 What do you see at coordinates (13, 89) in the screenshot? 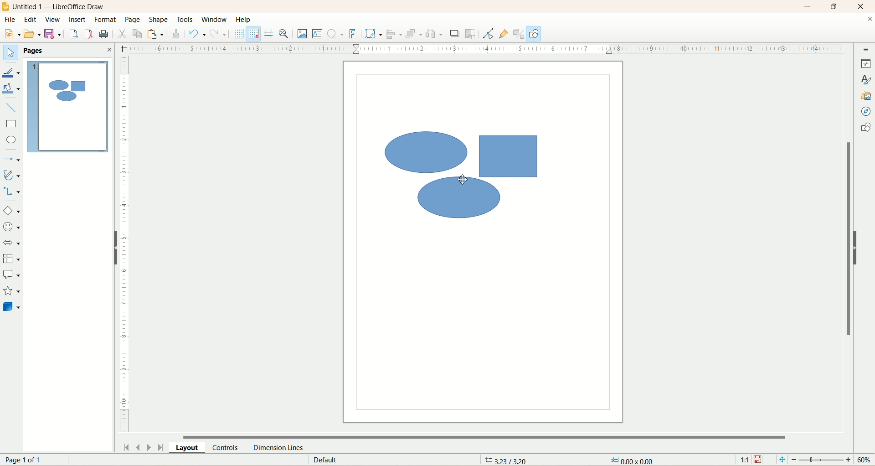
I see `fill color` at bounding box center [13, 89].